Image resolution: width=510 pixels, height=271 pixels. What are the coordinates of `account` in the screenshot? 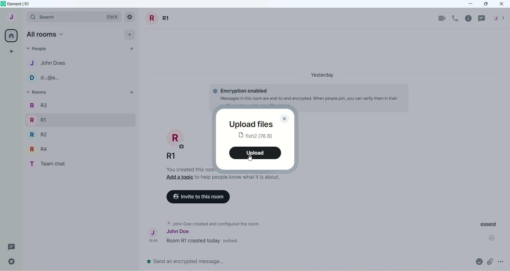 It's located at (11, 18).